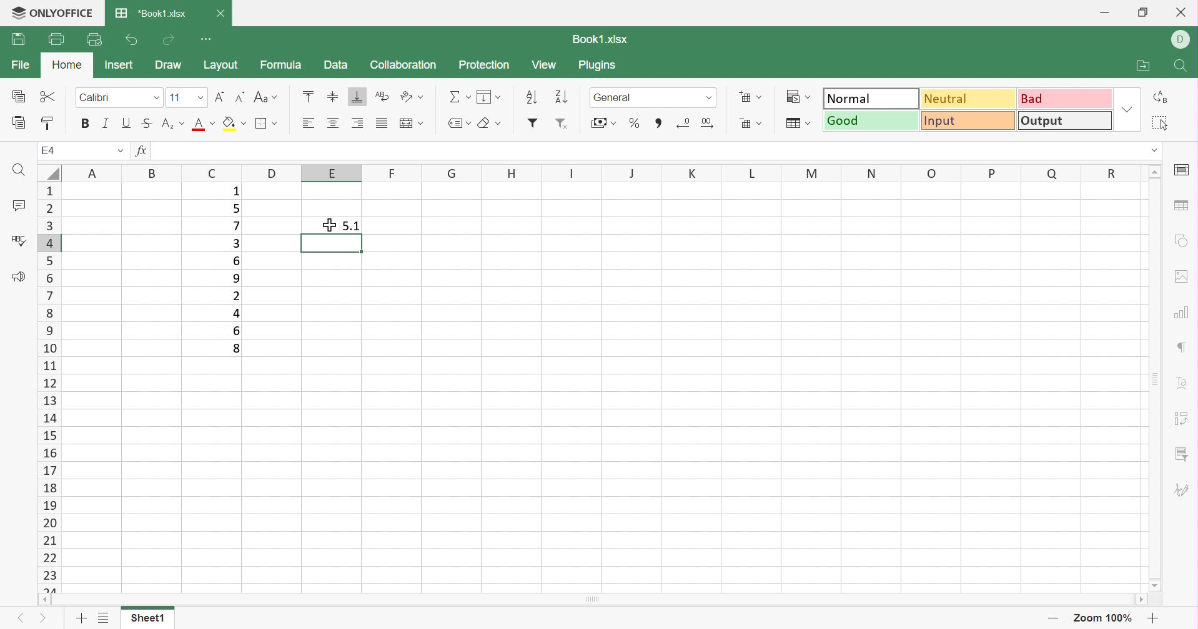 This screenshot has width=1198, height=629. What do you see at coordinates (969, 122) in the screenshot?
I see `Input` at bounding box center [969, 122].